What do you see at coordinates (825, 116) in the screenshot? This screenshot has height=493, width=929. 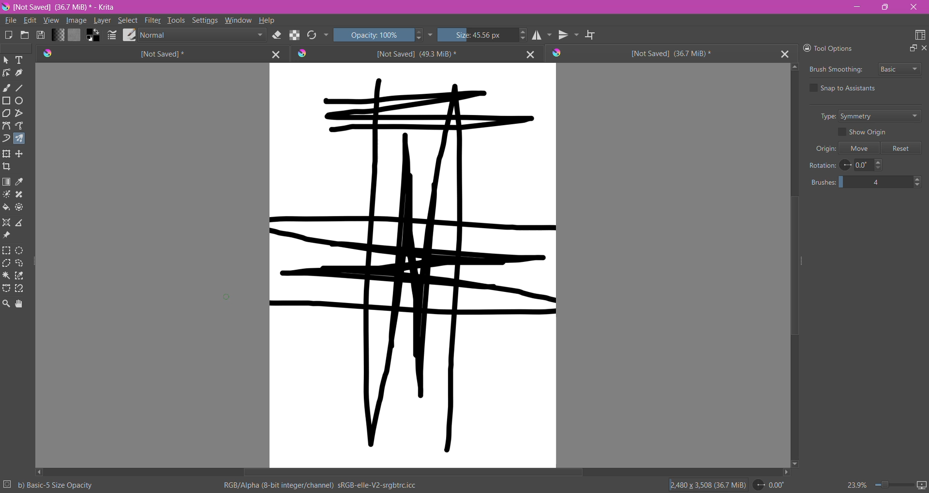 I see `Type` at bounding box center [825, 116].